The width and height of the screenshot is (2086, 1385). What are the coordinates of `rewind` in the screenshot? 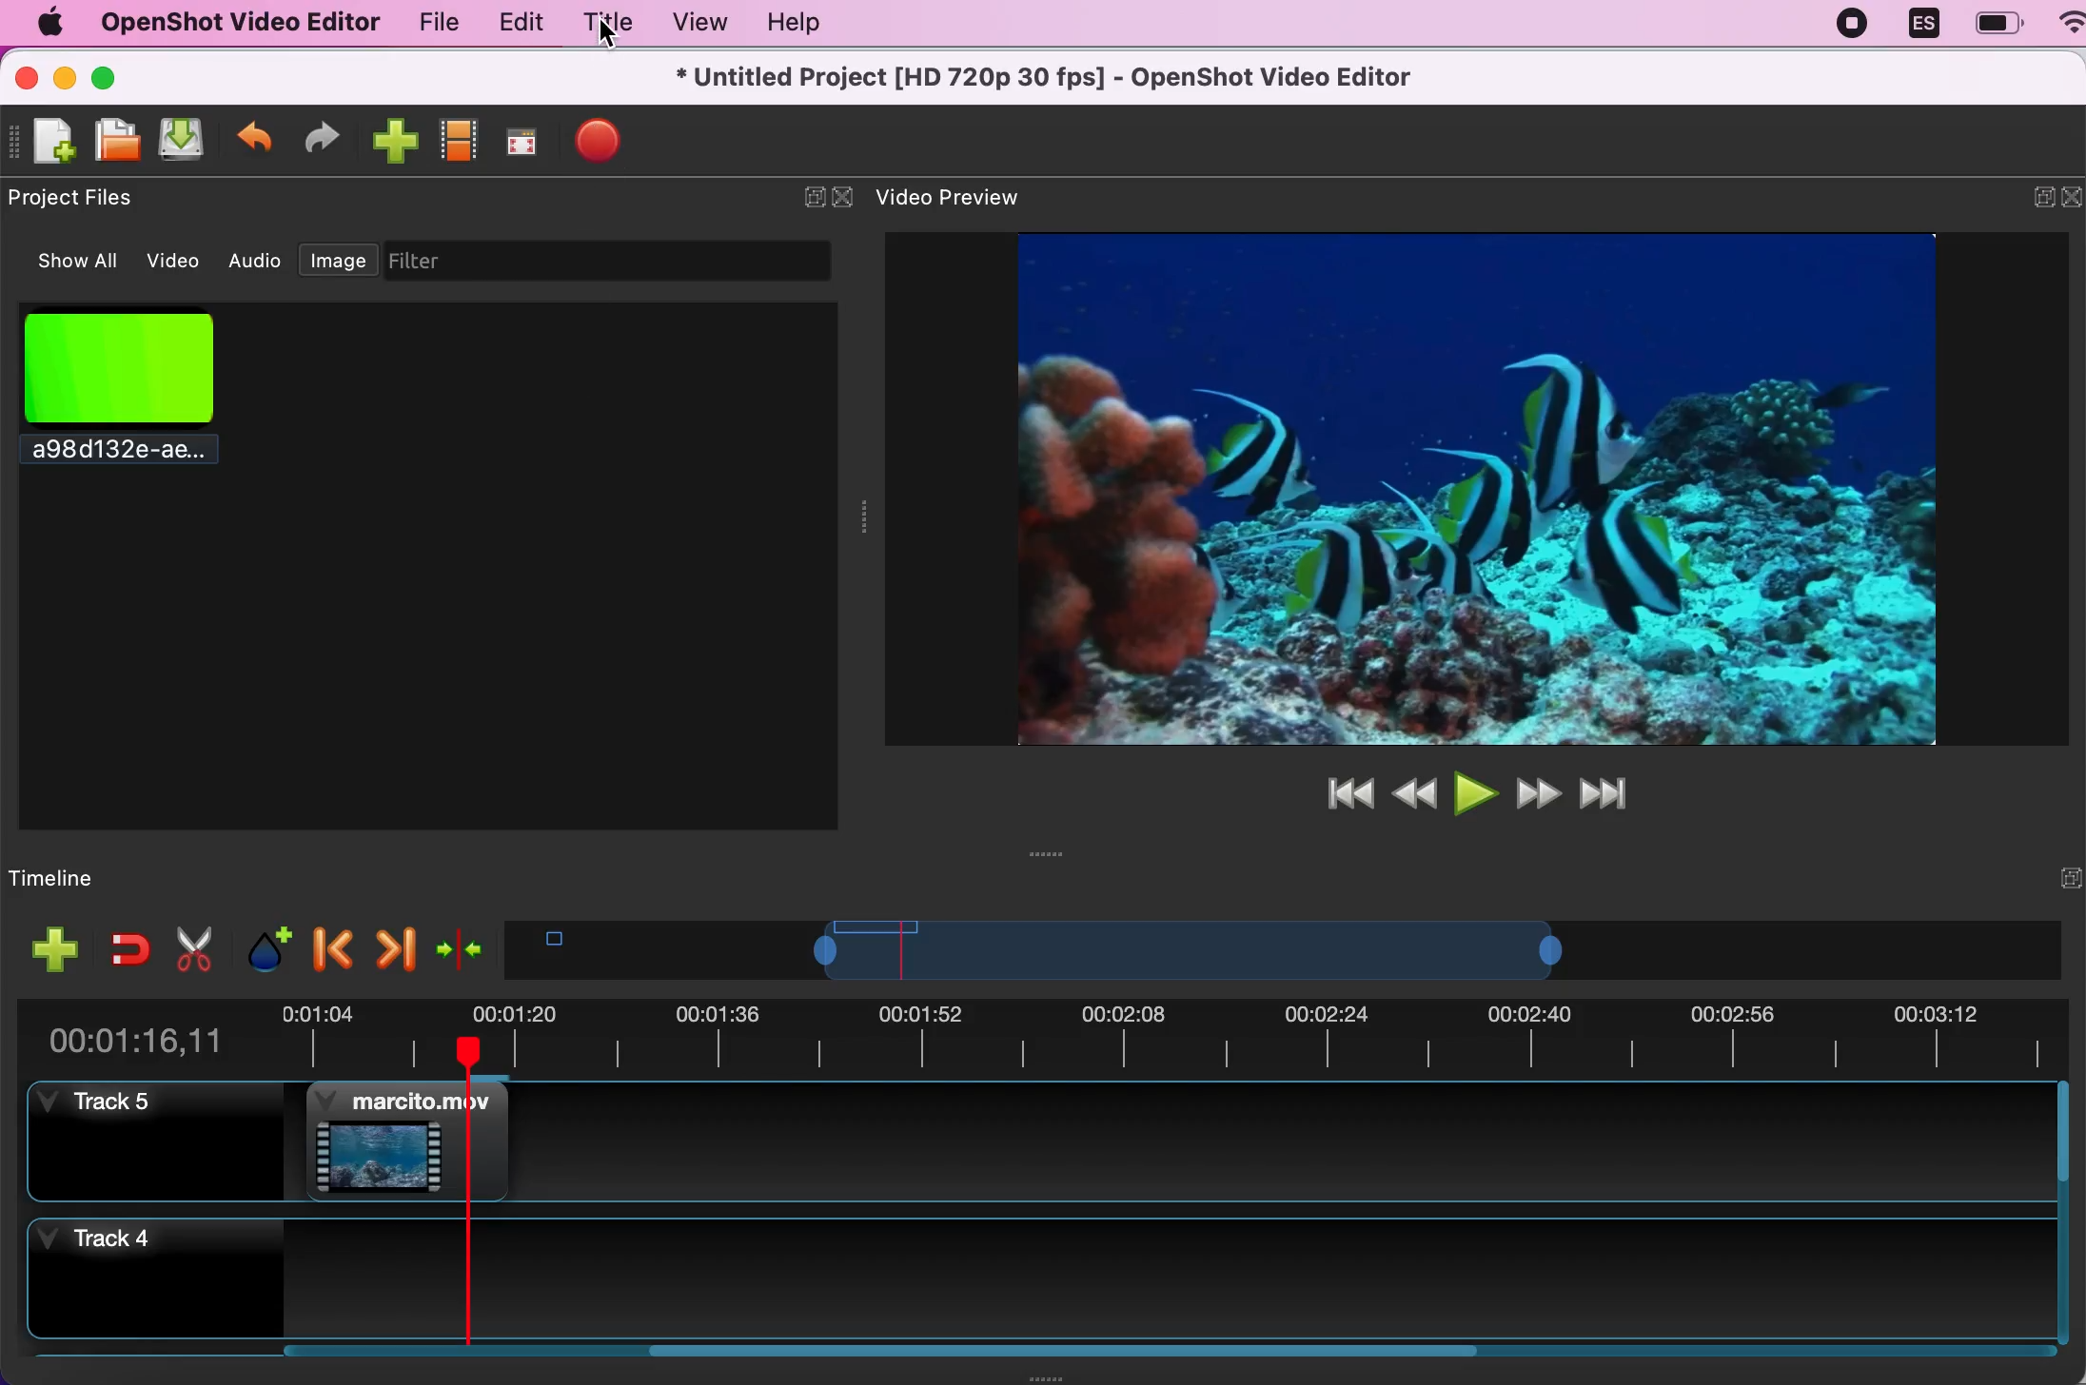 It's located at (1414, 790).